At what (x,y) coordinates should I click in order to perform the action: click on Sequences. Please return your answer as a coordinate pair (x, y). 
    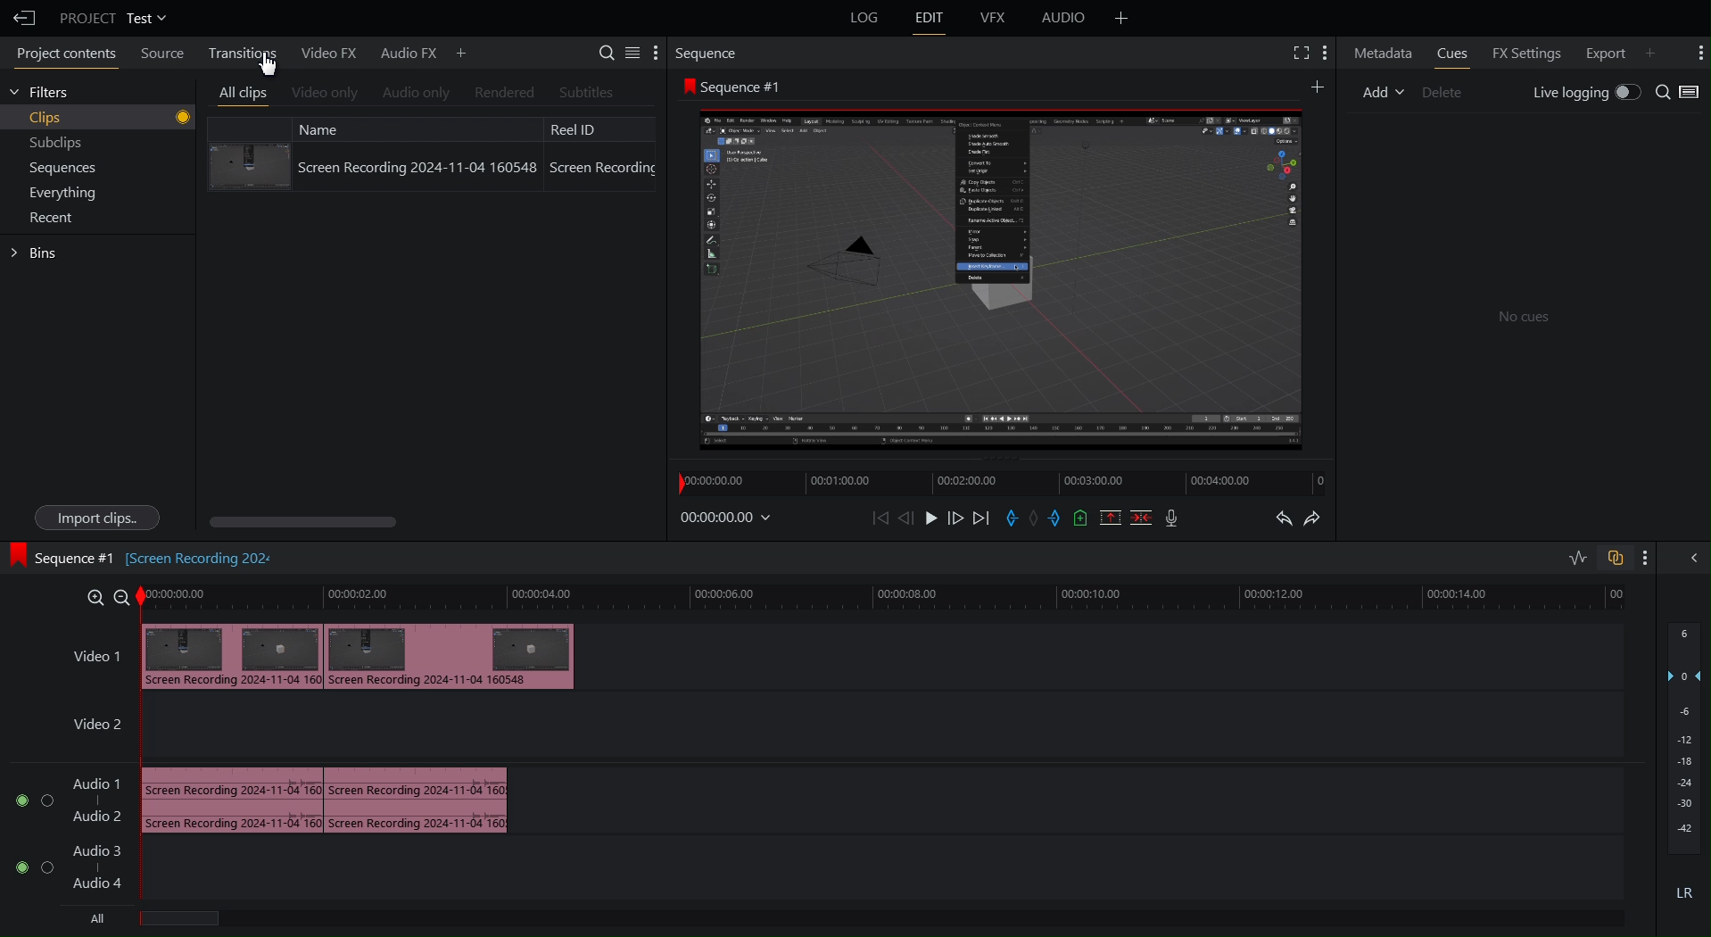
    Looking at the image, I should click on (53, 167).